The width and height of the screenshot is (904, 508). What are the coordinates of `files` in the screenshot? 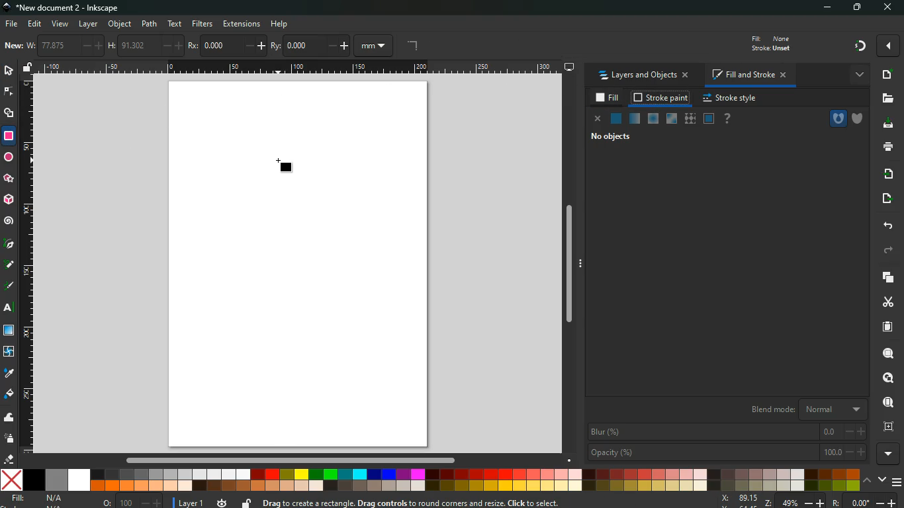 It's located at (885, 100).